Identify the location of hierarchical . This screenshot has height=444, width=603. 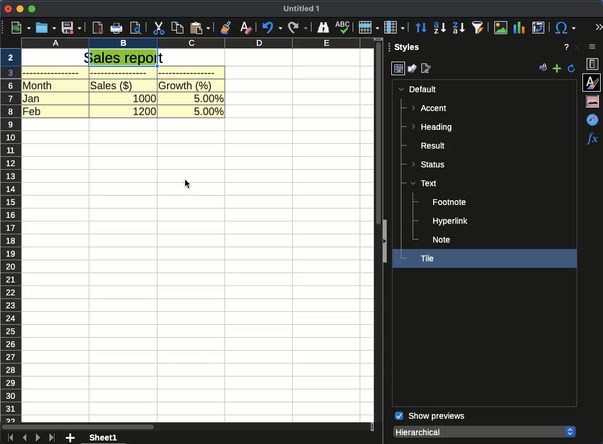
(484, 431).